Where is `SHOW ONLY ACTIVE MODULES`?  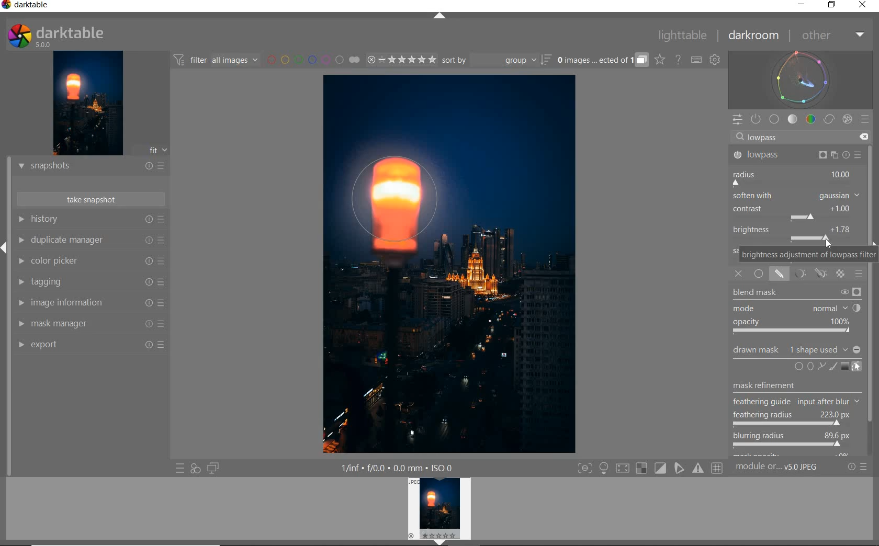 SHOW ONLY ACTIVE MODULES is located at coordinates (757, 119).